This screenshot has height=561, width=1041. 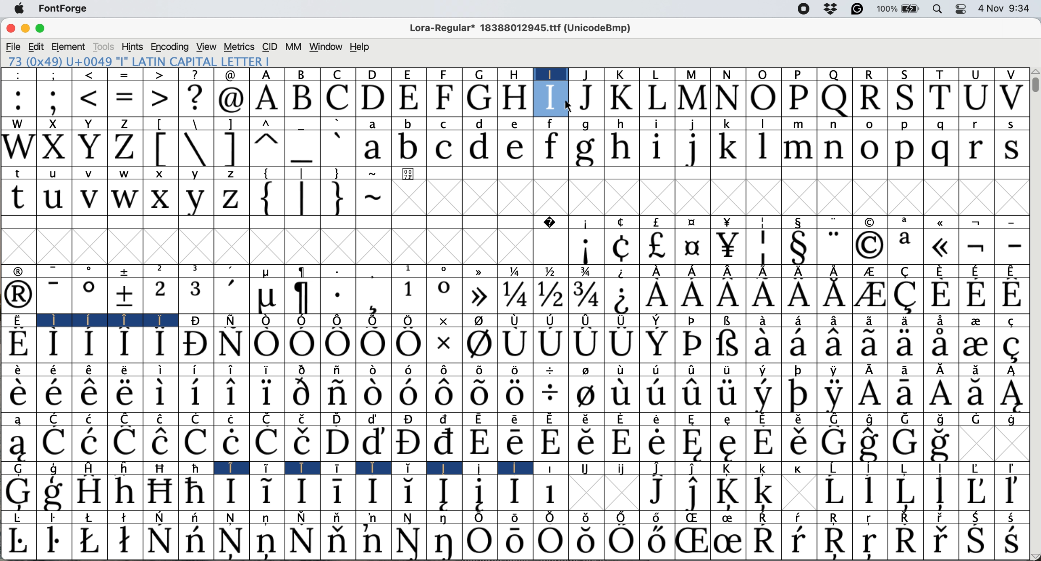 I want to click on Symbol, so click(x=18, y=344).